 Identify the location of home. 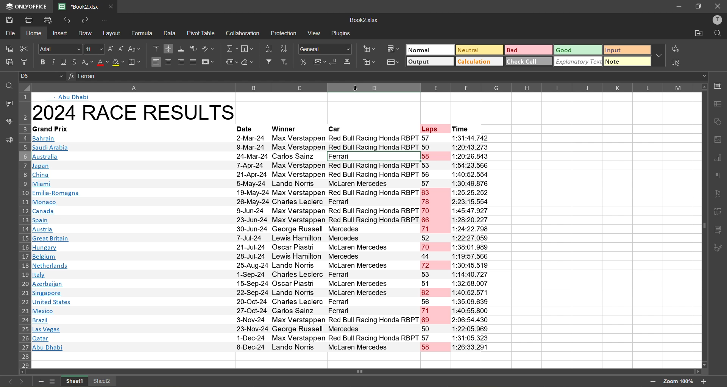
(35, 33).